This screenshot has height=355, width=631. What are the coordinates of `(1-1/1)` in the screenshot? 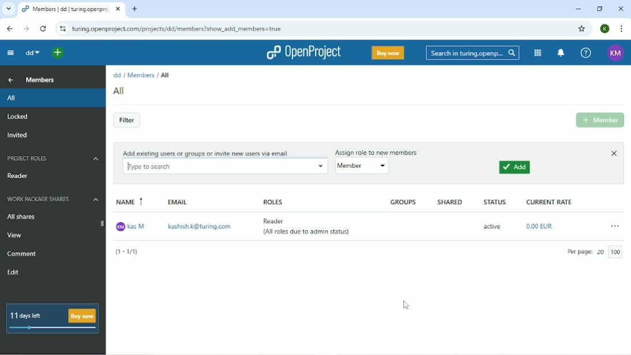 It's located at (130, 252).